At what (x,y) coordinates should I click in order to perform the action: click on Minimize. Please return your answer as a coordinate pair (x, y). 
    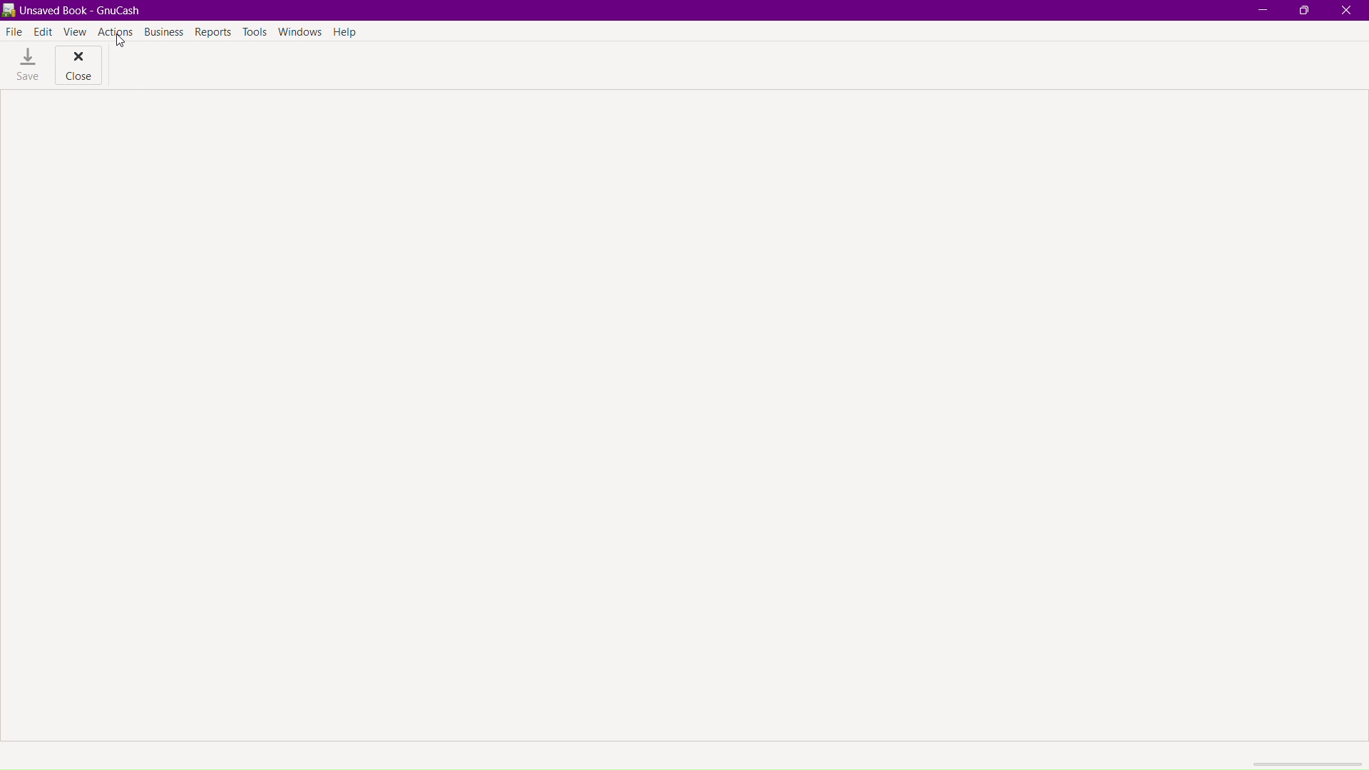
    Looking at the image, I should click on (1261, 11).